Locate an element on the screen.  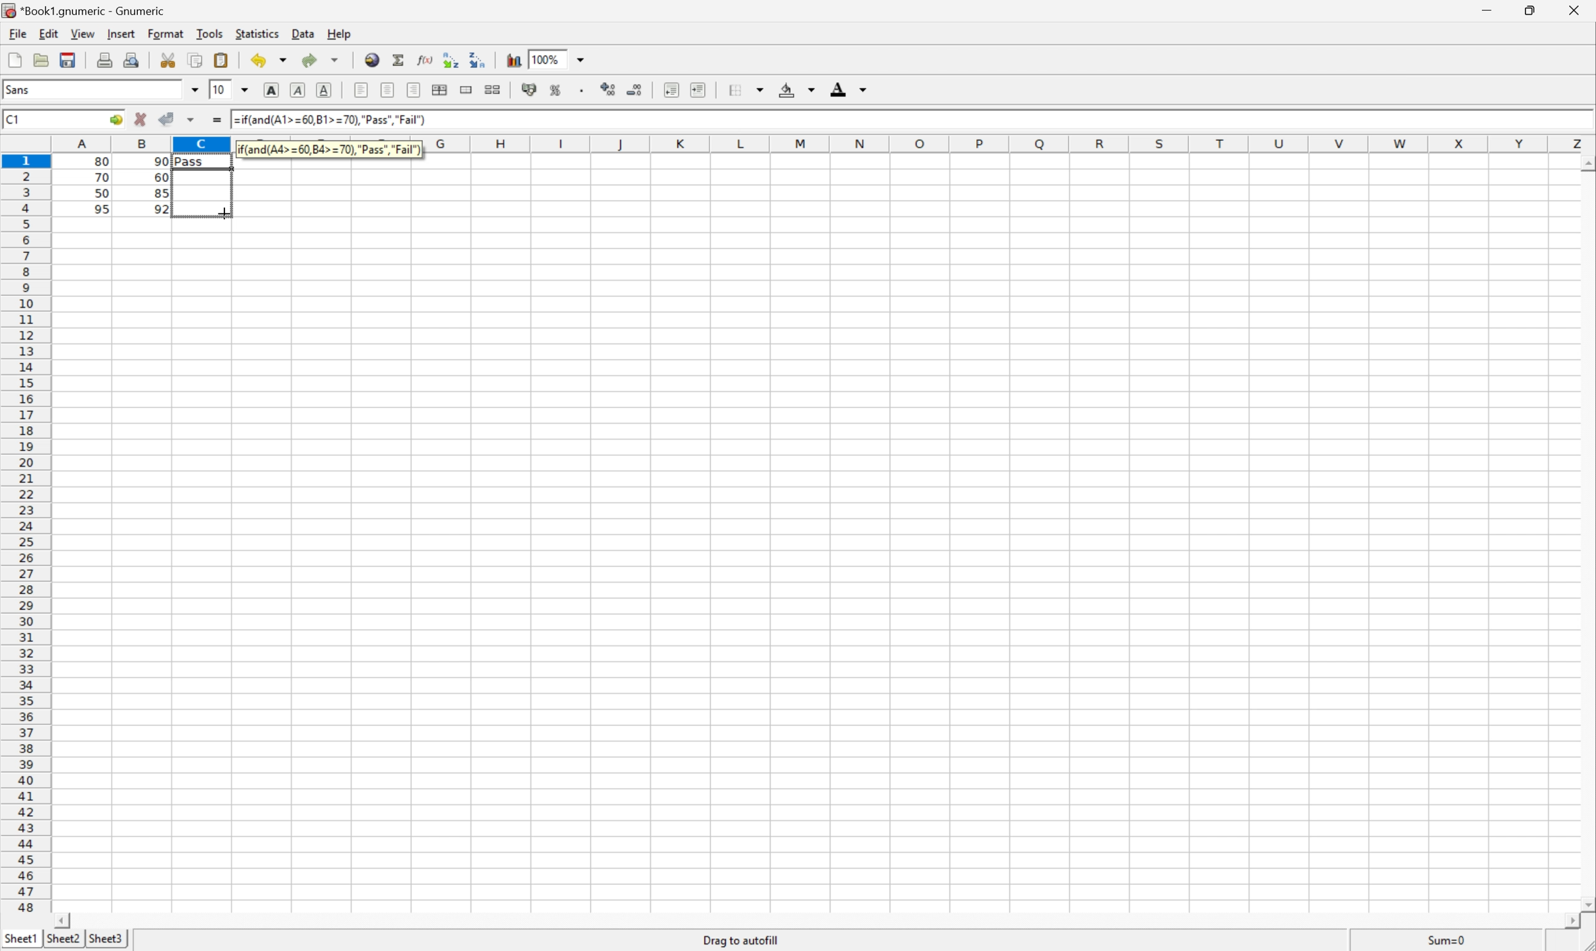
Insert hyperlink is located at coordinates (372, 58).